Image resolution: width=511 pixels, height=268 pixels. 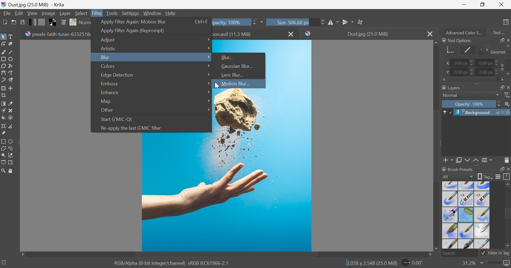 I want to click on View, so click(x=32, y=12).